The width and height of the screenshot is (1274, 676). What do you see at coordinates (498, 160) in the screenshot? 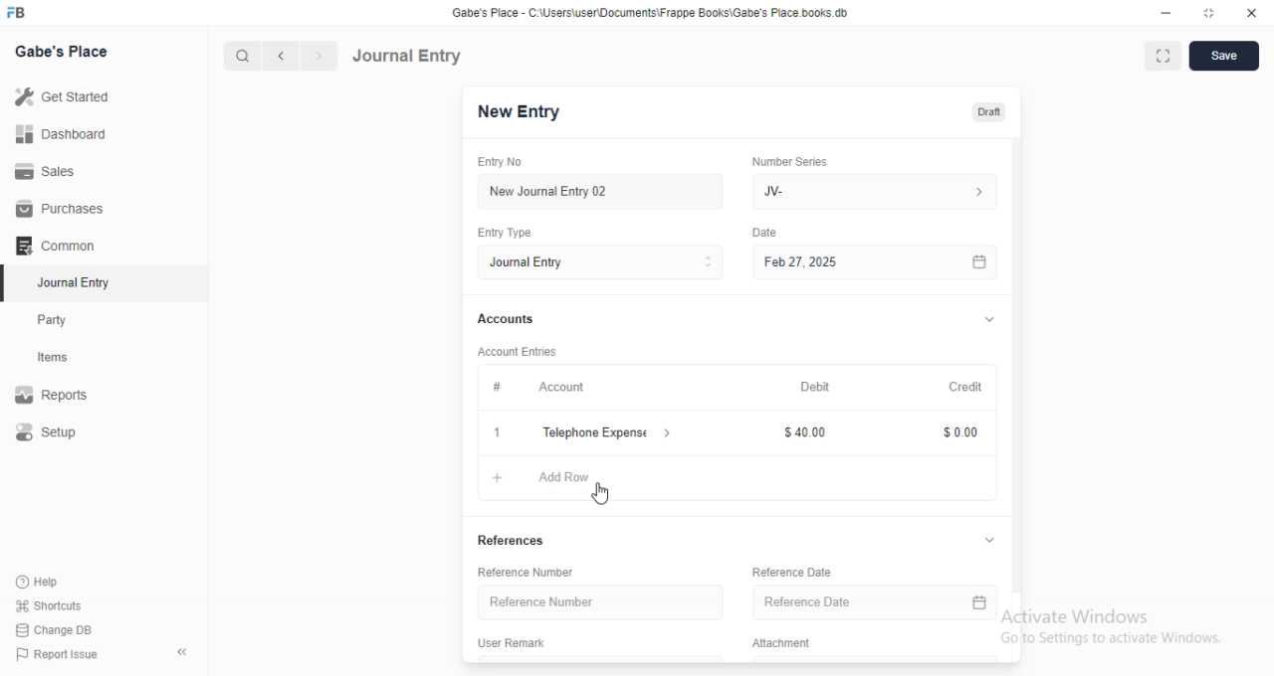
I see `Entry No` at bounding box center [498, 160].